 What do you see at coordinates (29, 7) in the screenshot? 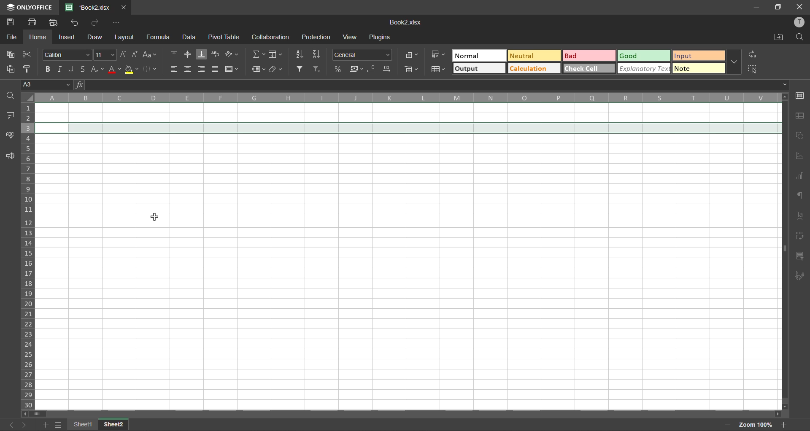
I see `ONLY OFFICE` at bounding box center [29, 7].